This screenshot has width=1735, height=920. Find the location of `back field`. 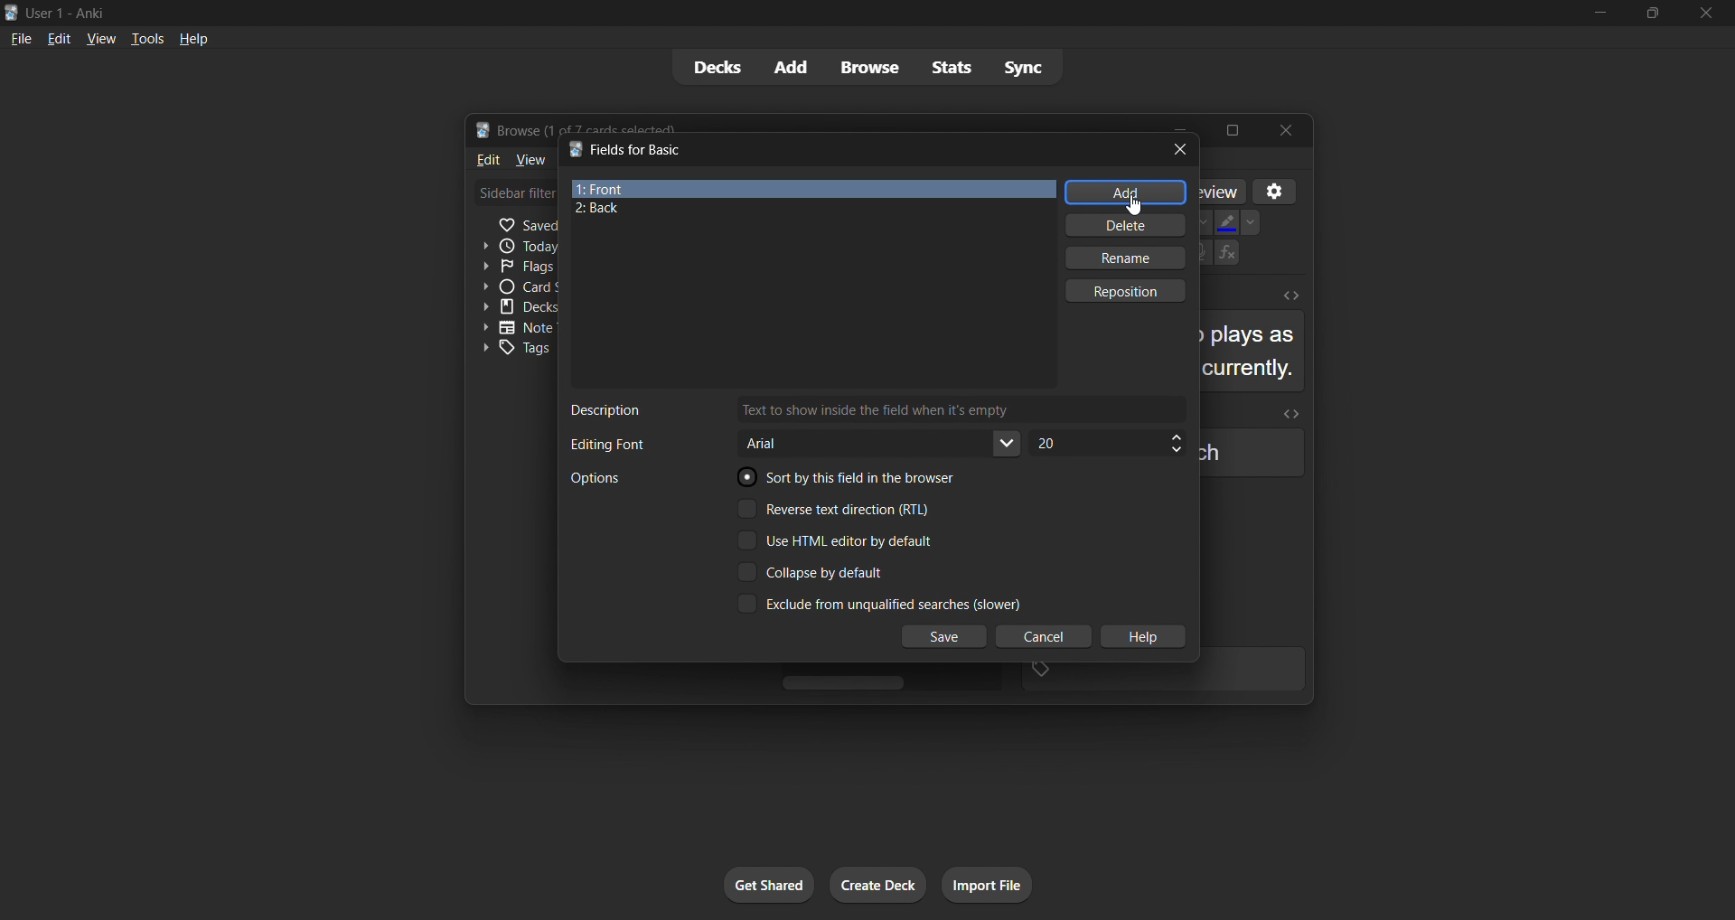

back field is located at coordinates (802, 211).